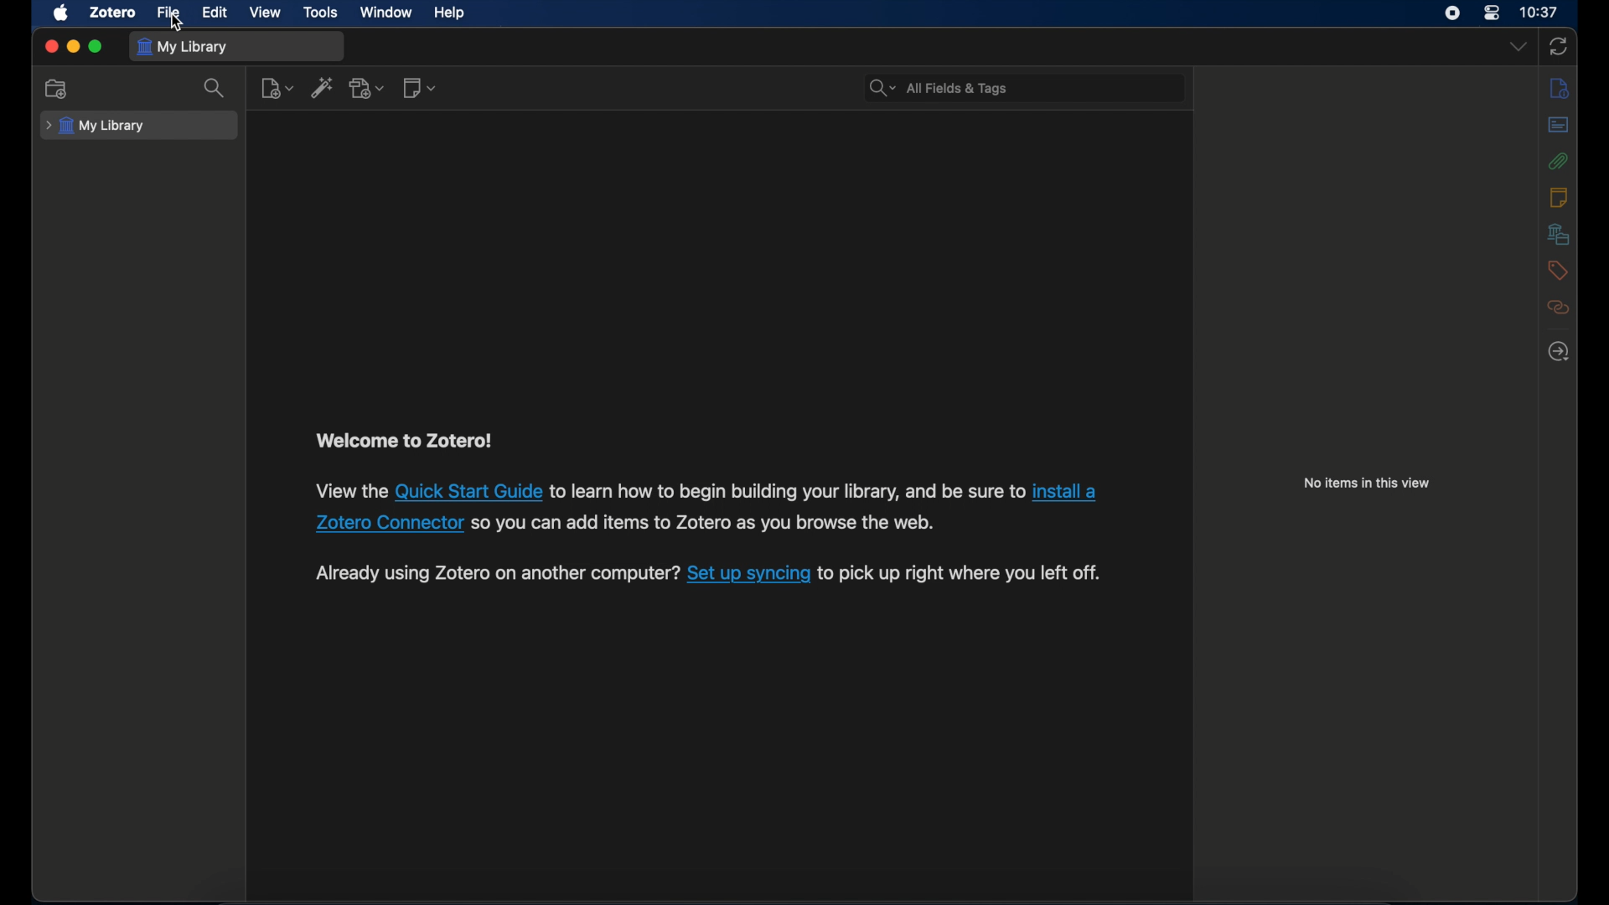 The width and height of the screenshot is (1609, 905). I want to click on file, so click(169, 13).